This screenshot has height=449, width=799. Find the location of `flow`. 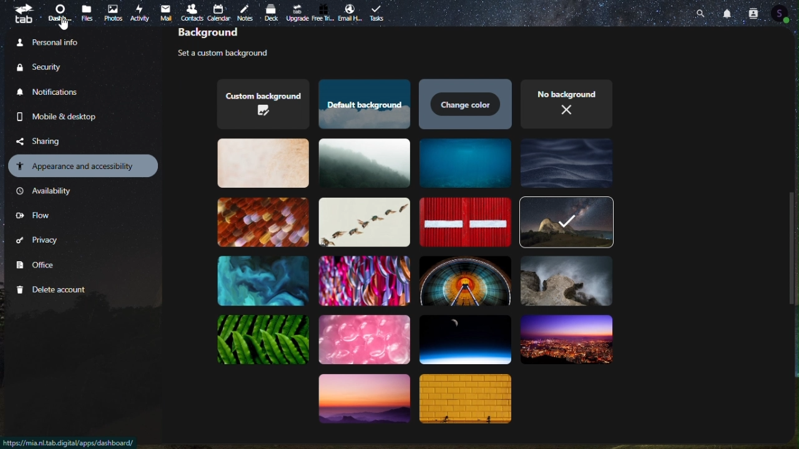

flow is located at coordinates (33, 217).